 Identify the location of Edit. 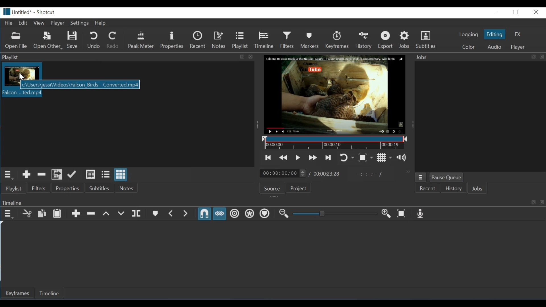
(23, 23).